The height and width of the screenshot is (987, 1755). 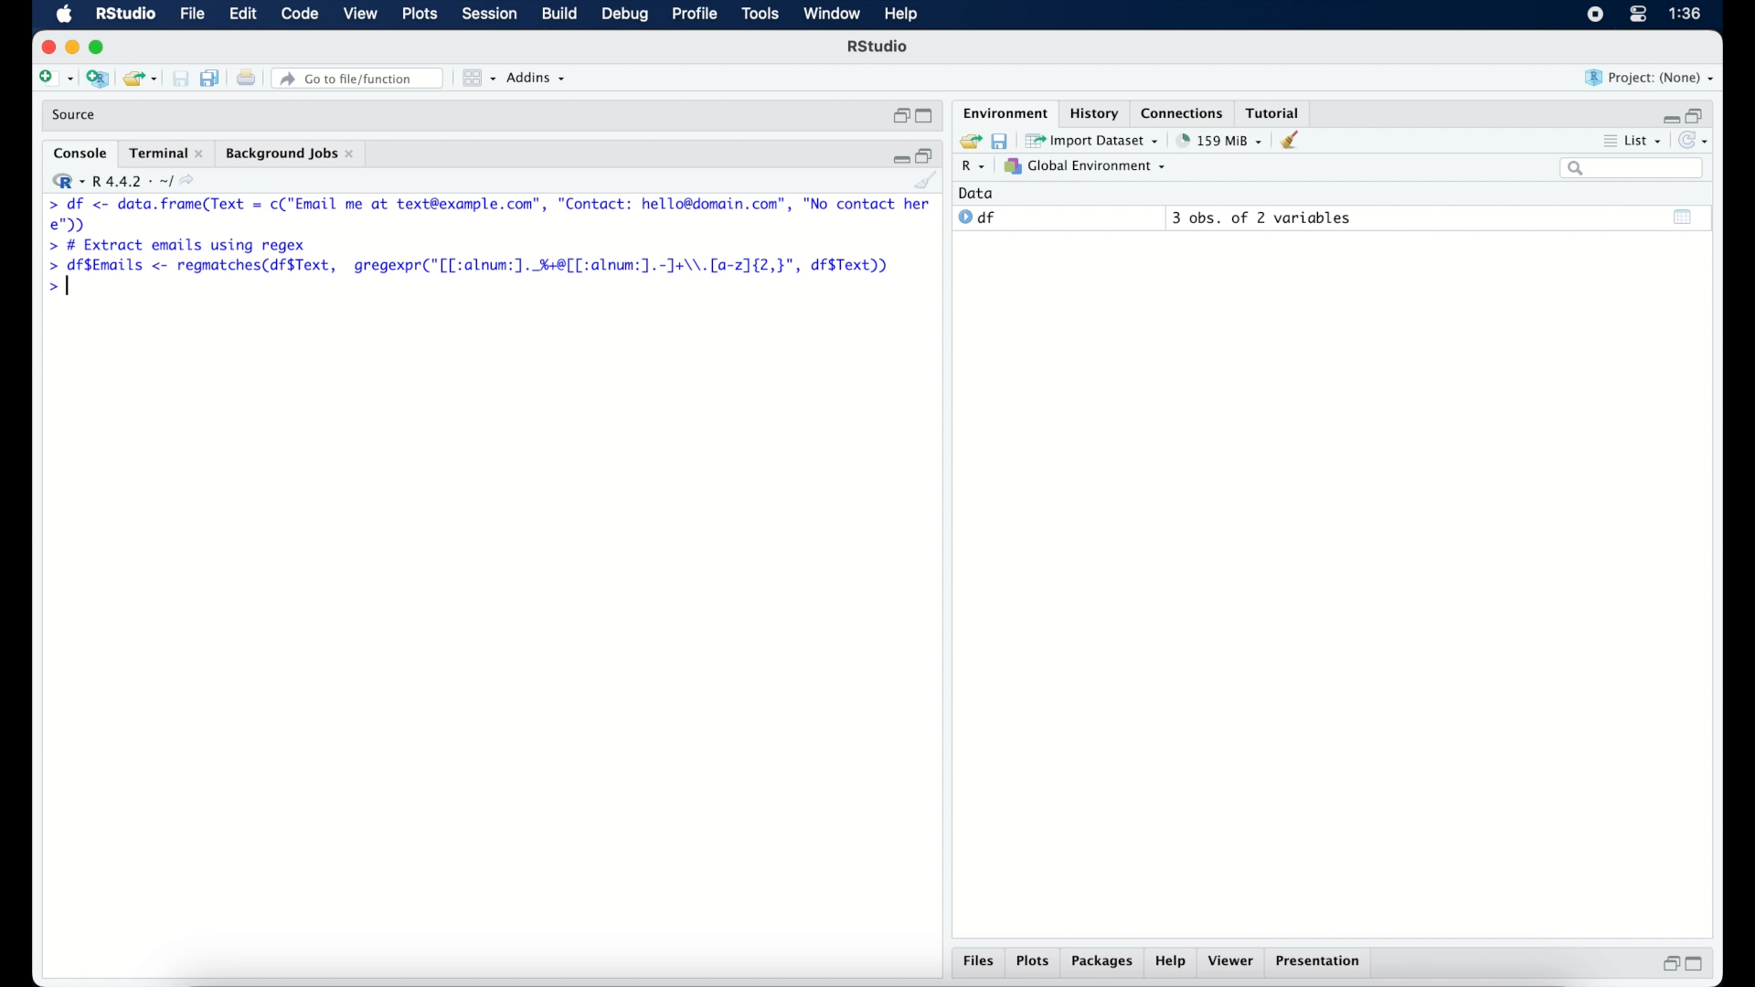 I want to click on console, so click(x=77, y=152).